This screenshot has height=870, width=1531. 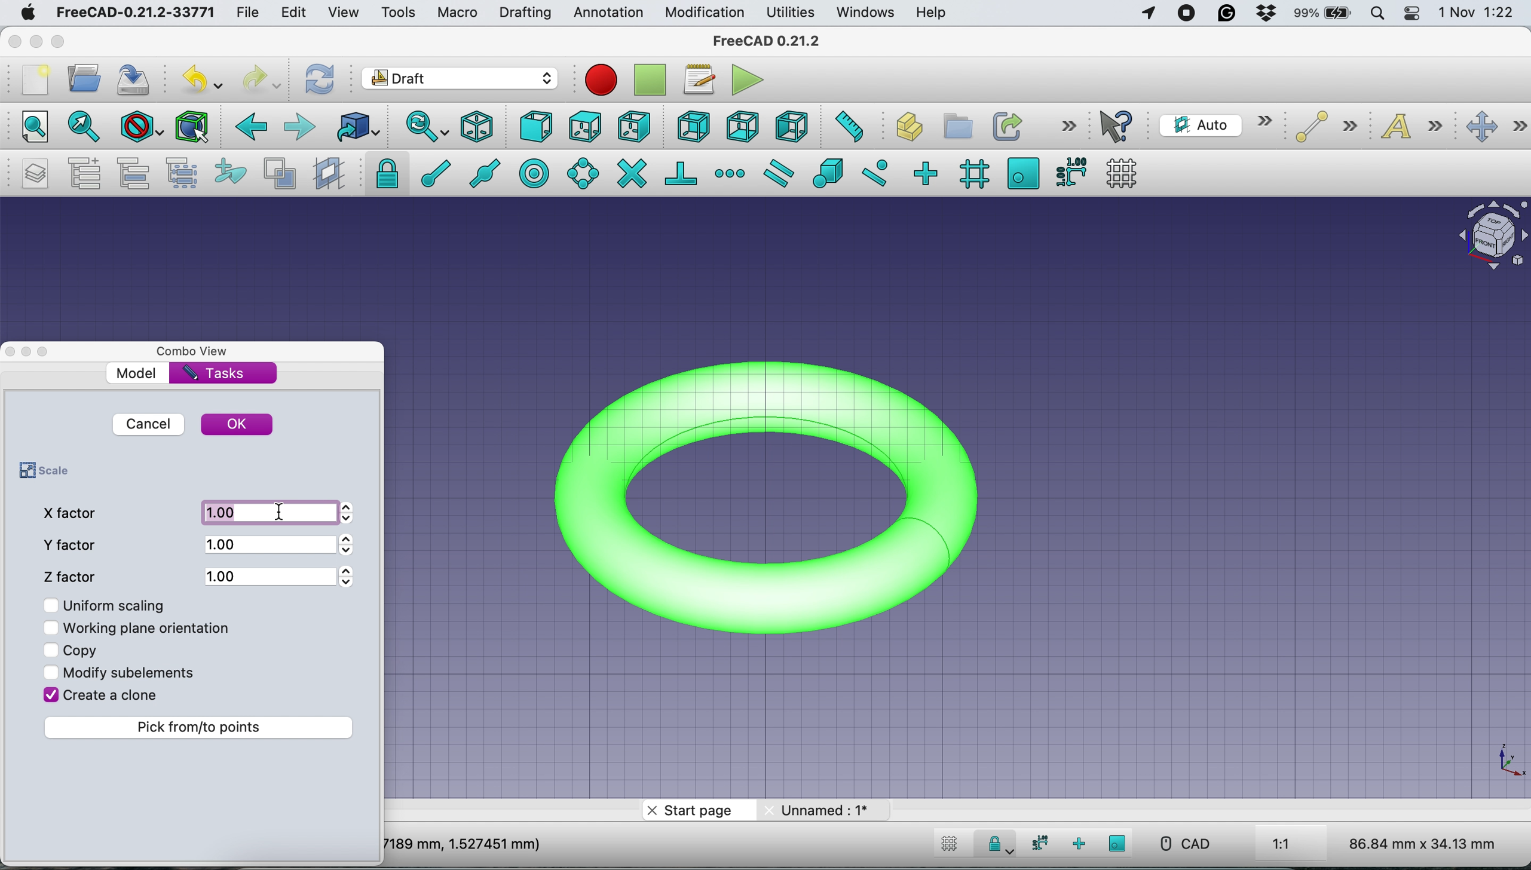 What do you see at coordinates (38, 173) in the screenshot?
I see `manage layers` at bounding box center [38, 173].